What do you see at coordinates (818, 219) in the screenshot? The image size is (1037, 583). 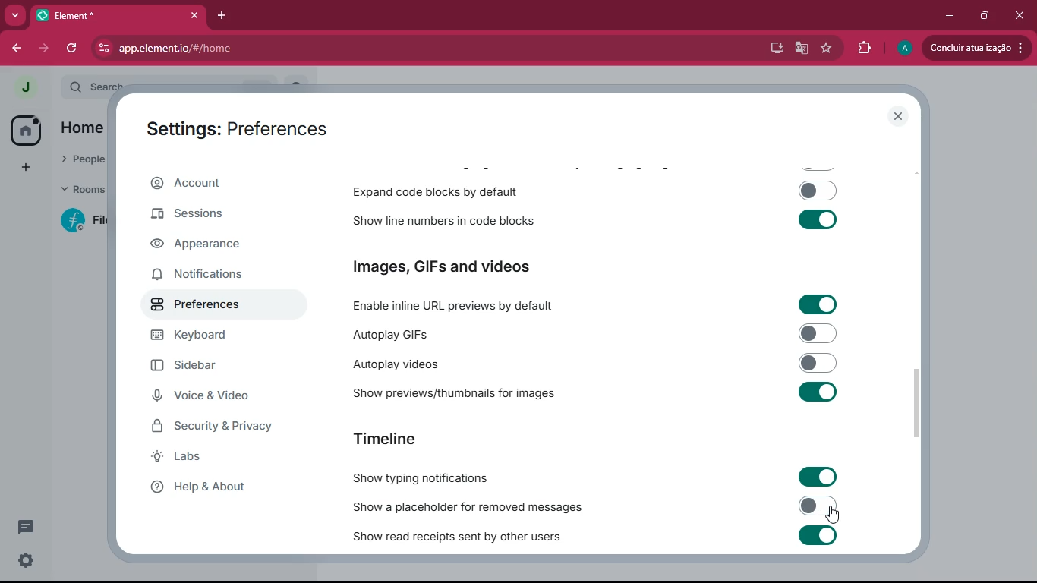 I see `toggle on/off` at bounding box center [818, 219].